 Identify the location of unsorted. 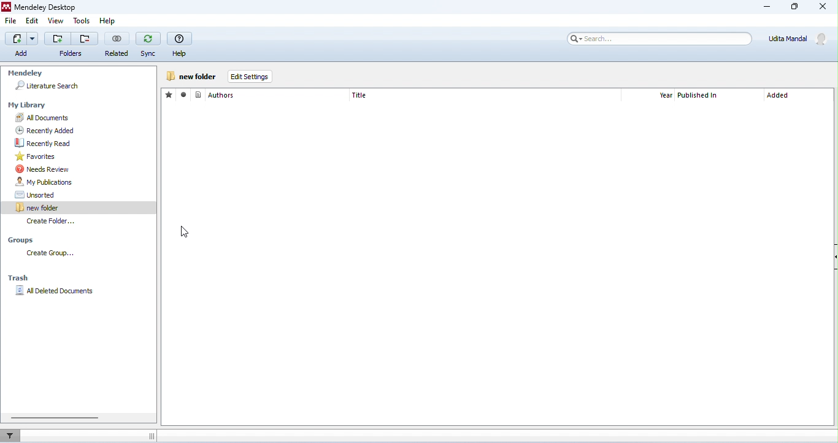
(84, 195).